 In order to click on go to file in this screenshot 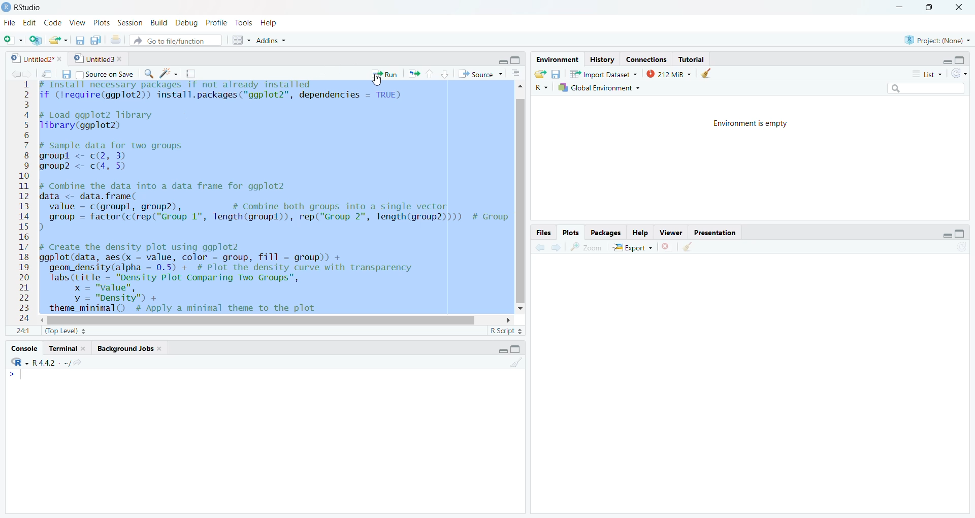, I will do `click(173, 40)`.